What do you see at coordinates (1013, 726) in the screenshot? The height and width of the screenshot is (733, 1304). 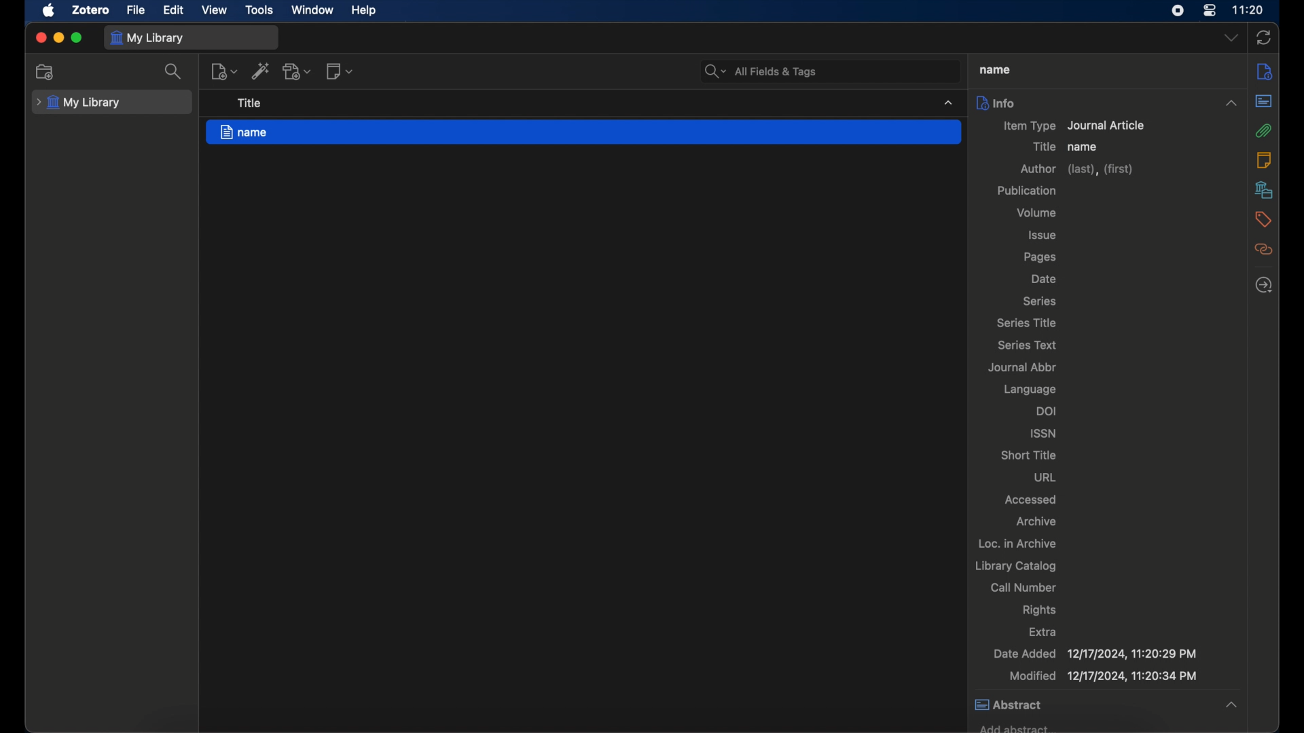 I see `add abstract` at bounding box center [1013, 726].